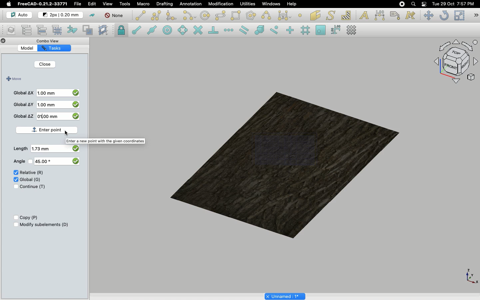  I want to click on checkbox, so click(75, 161).